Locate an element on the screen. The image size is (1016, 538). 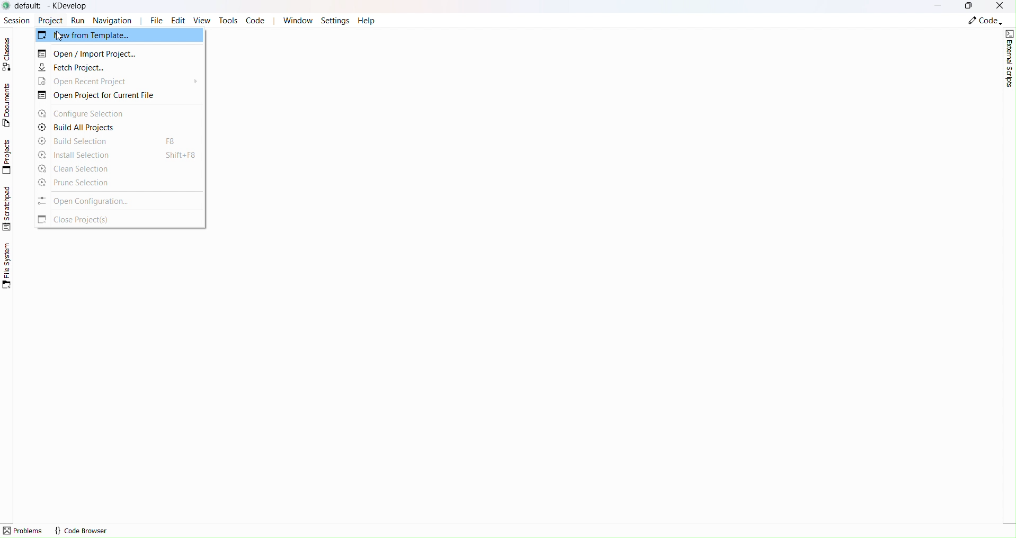
Box is located at coordinates (969, 7).